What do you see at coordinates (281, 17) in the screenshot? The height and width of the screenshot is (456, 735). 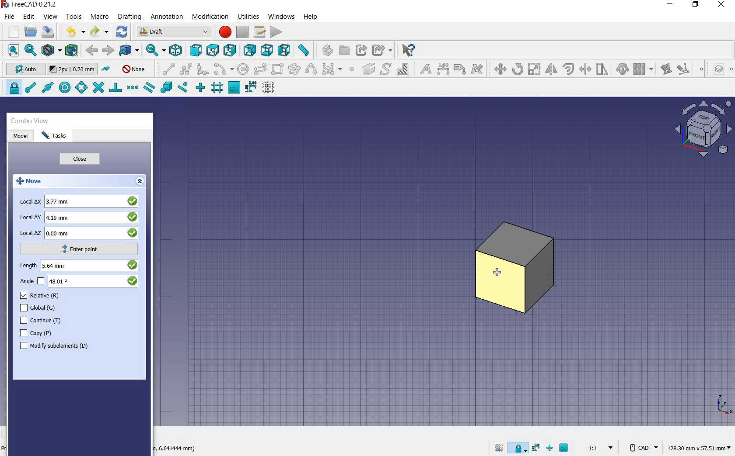 I see `windows` at bounding box center [281, 17].